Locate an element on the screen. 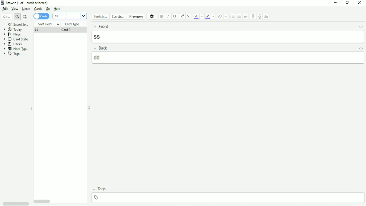 The image size is (366, 206). Saved search is located at coordinates (18, 24).